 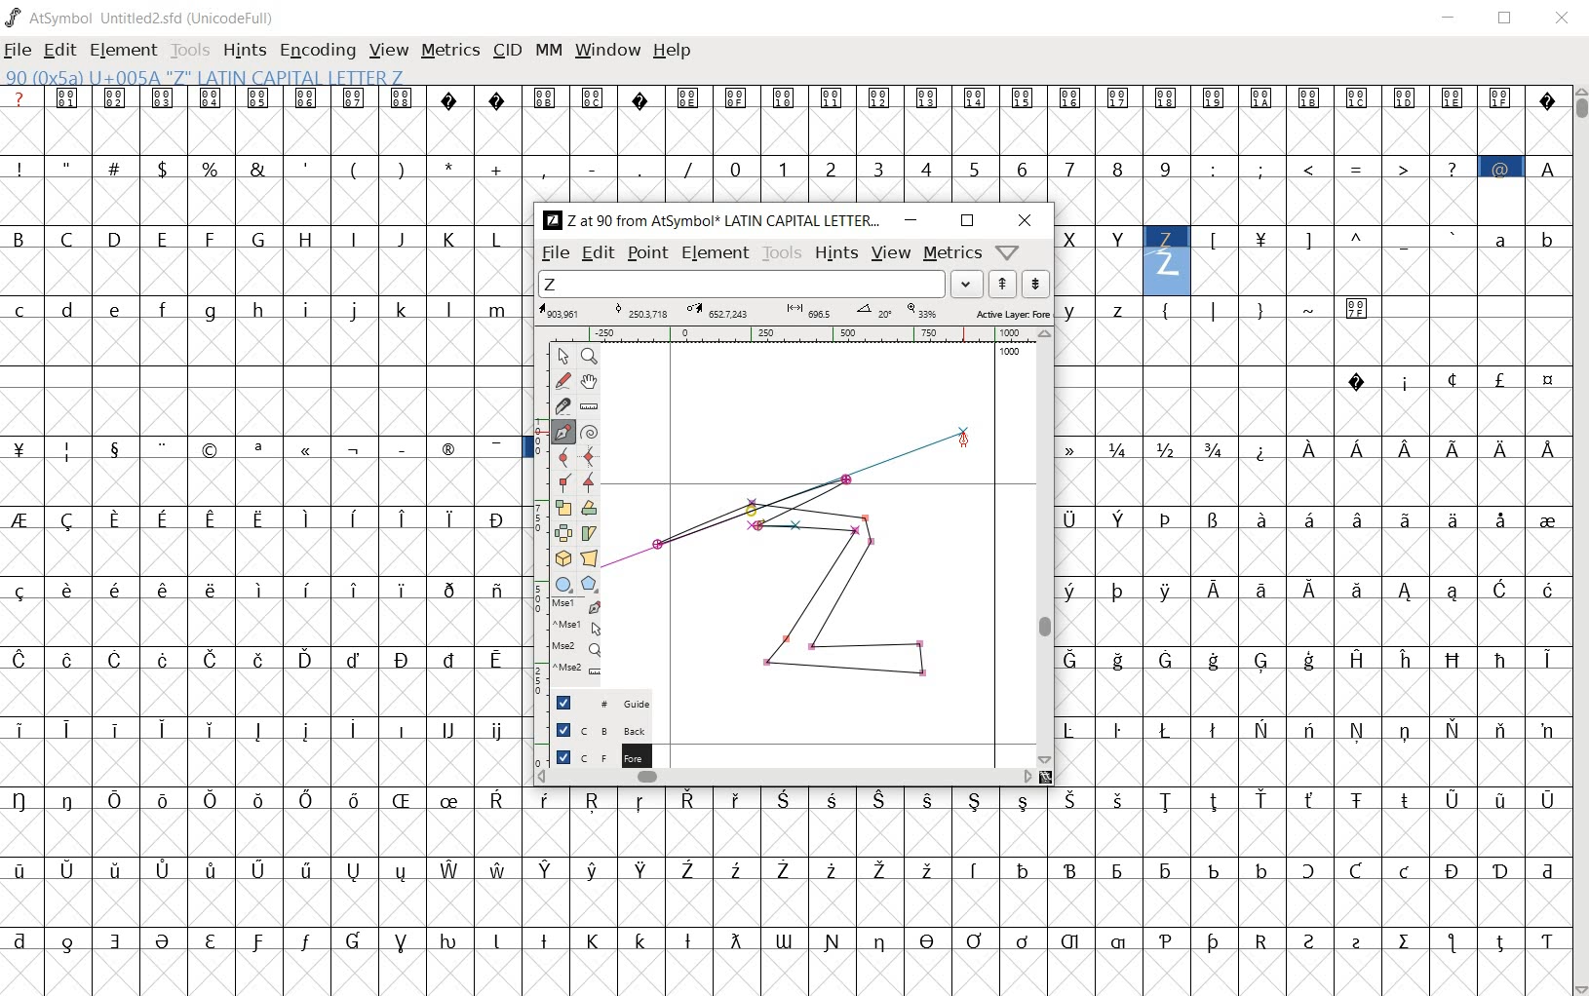 I want to click on cid, so click(x=507, y=50).